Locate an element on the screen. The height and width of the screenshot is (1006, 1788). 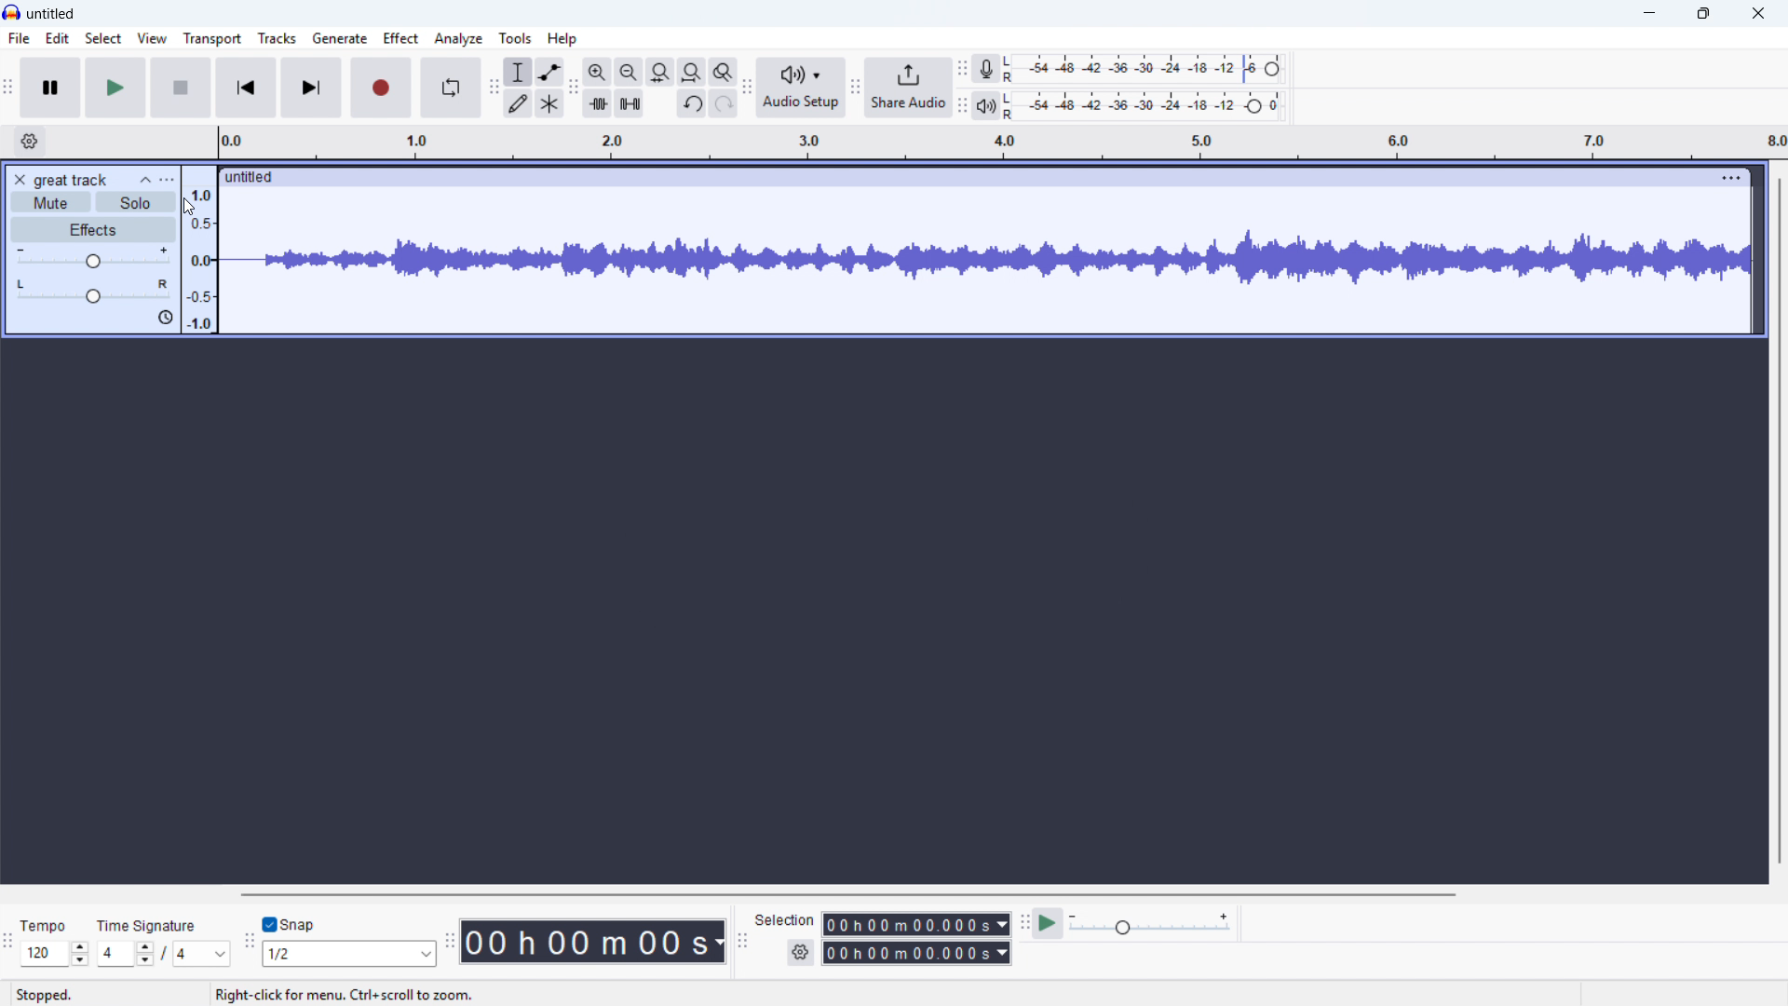
Vertical scroll bar is located at coordinates (1779, 519).